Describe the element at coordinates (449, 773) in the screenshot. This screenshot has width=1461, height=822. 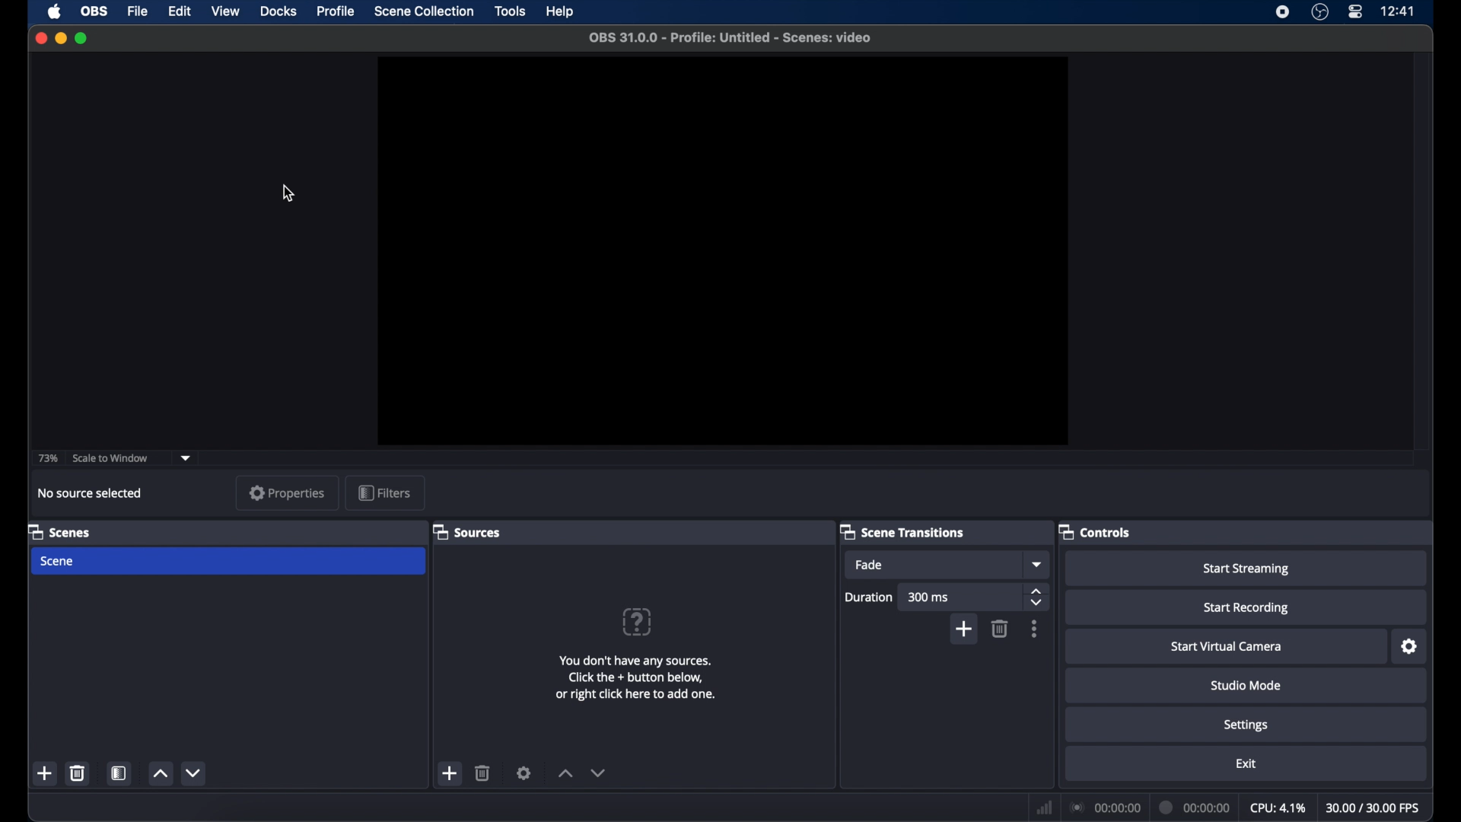
I see `add` at that location.